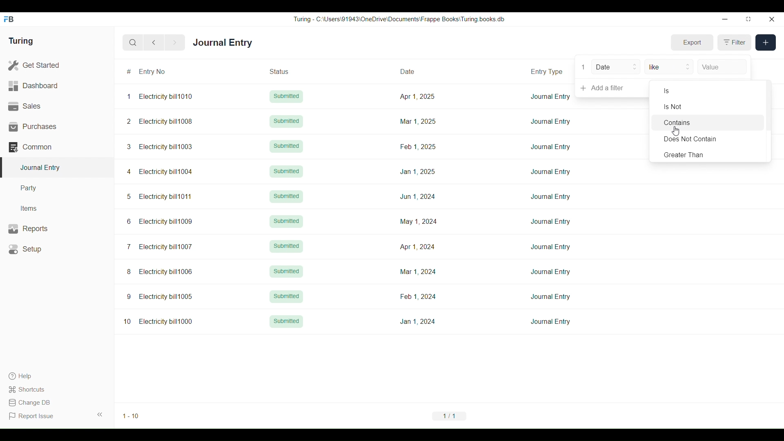 The height and width of the screenshot is (441, 784). I want to click on Apr 1, 2024, so click(417, 247).